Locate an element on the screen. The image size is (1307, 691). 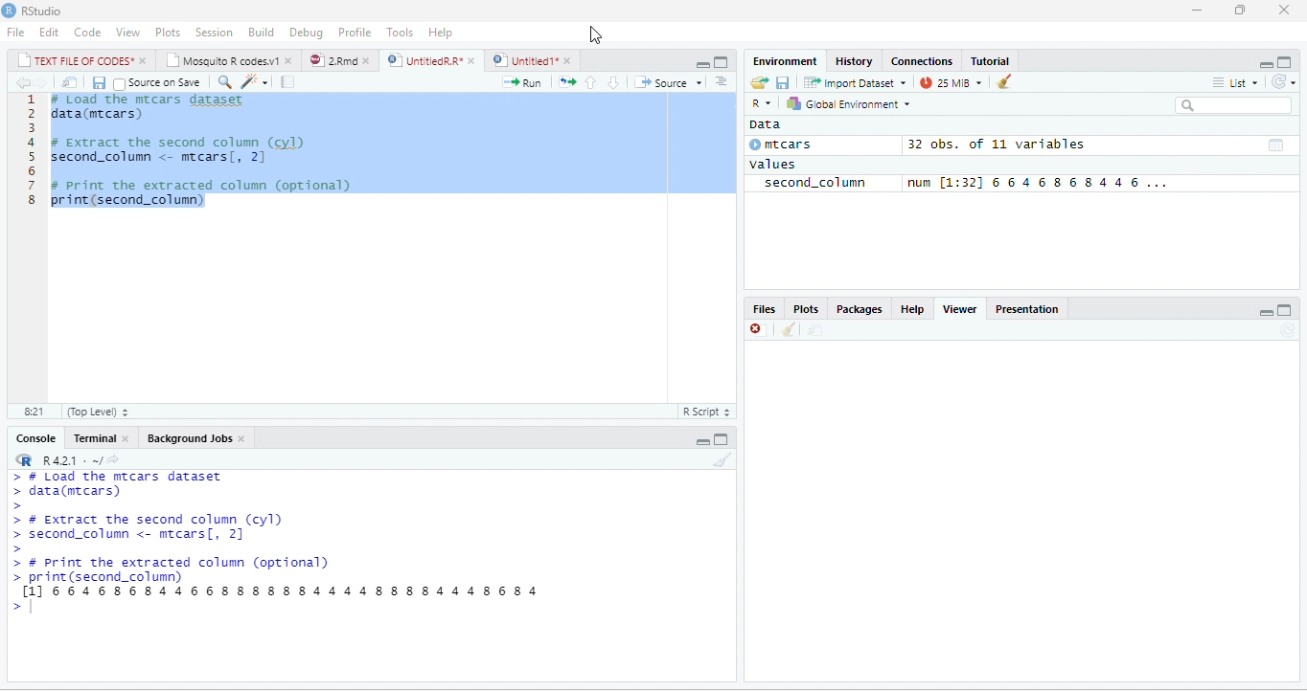
run the current line or selection is located at coordinates (521, 81).